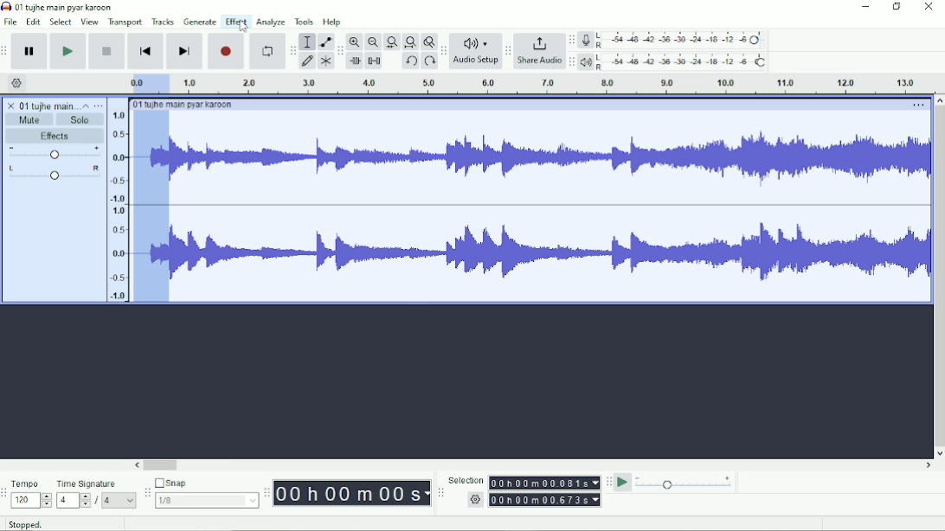 This screenshot has height=531, width=945. I want to click on cancel logo, so click(12, 106).